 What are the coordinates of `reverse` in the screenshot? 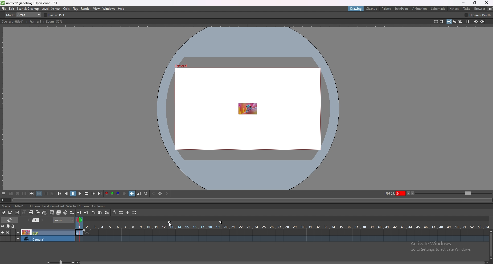 It's located at (121, 212).